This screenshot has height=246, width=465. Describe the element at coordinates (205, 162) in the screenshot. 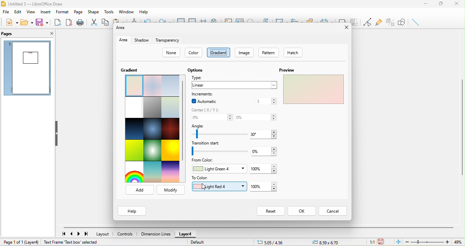

I see `from color` at that location.